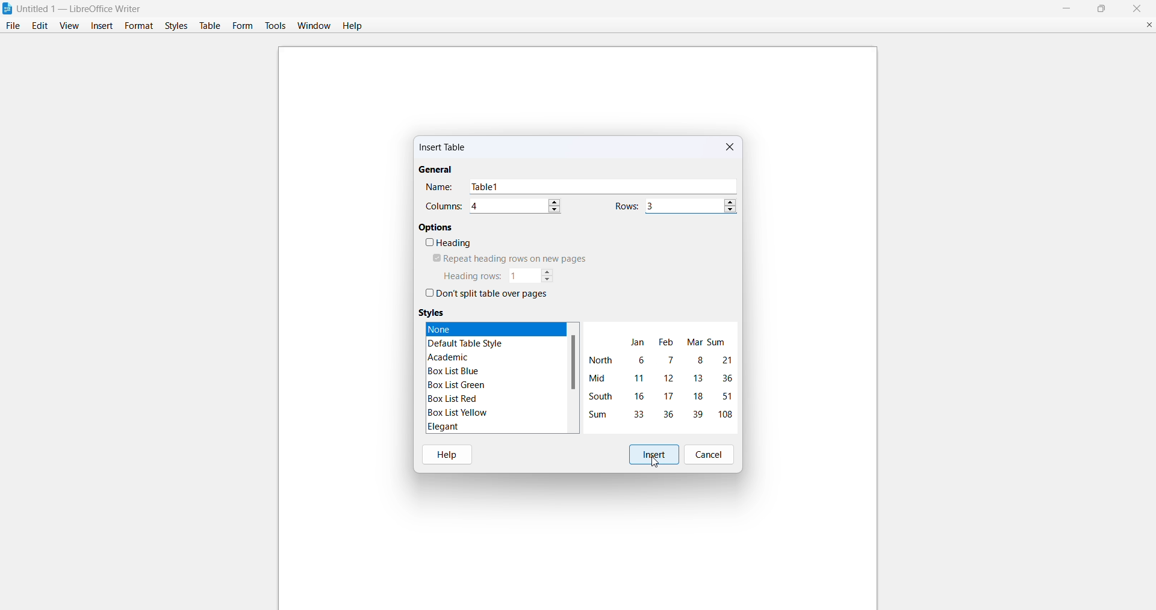 The image size is (1156, 610). I want to click on table name Table 1, so click(604, 186).